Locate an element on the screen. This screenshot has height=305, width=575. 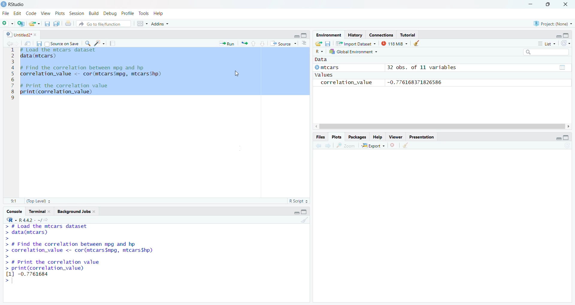
> data(mtcars)

>

> # Find the correlation between mpg and hp

> correlation_value <- cor(mtcars$mpg, mtcarsShp)
>

> # Print the correlation value

> print(correlation_value)

[1] -0.7761684

> is located at coordinates (85, 255).